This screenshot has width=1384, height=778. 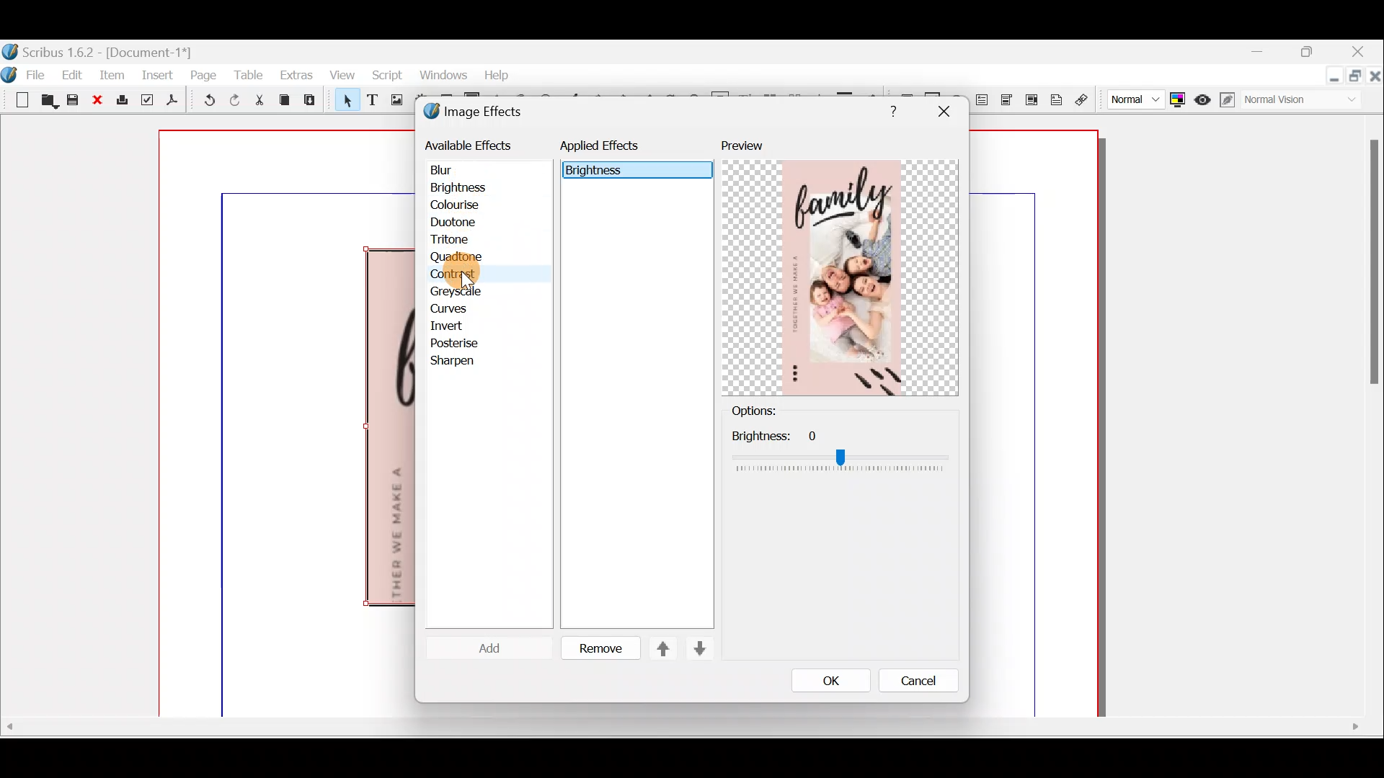 I want to click on Help, so click(x=498, y=75).